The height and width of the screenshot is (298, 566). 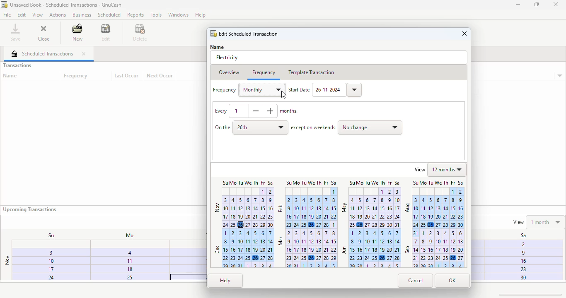 What do you see at coordinates (17, 65) in the screenshot?
I see `transactions` at bounding box center [17, 65].